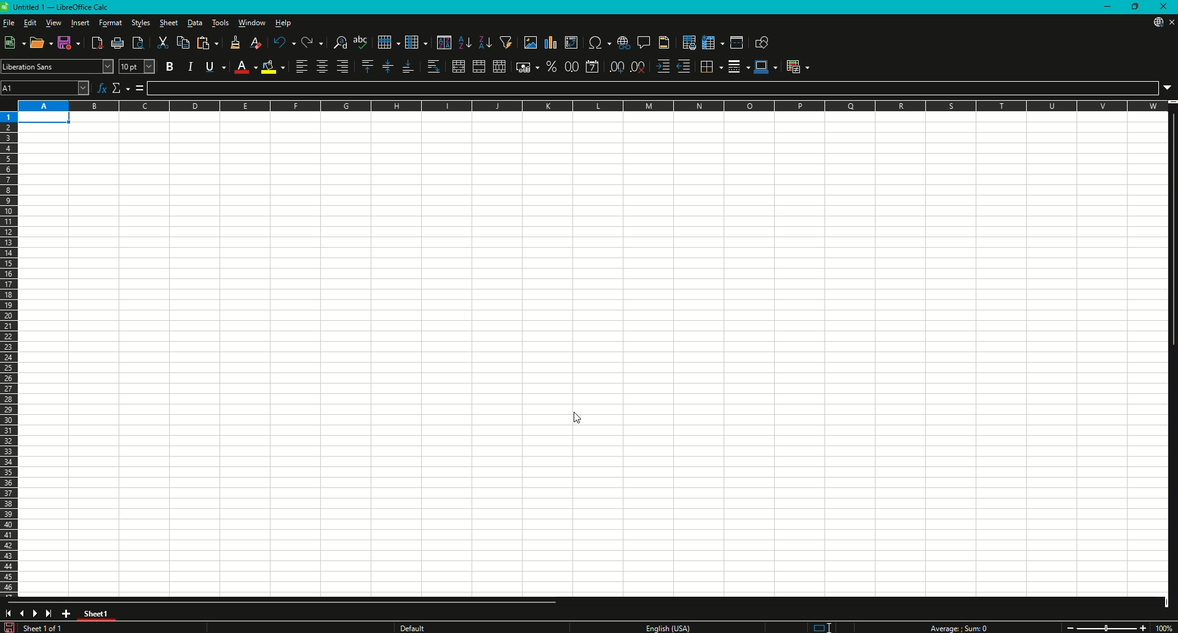  I want to click on Spelling, so click(362, 42).